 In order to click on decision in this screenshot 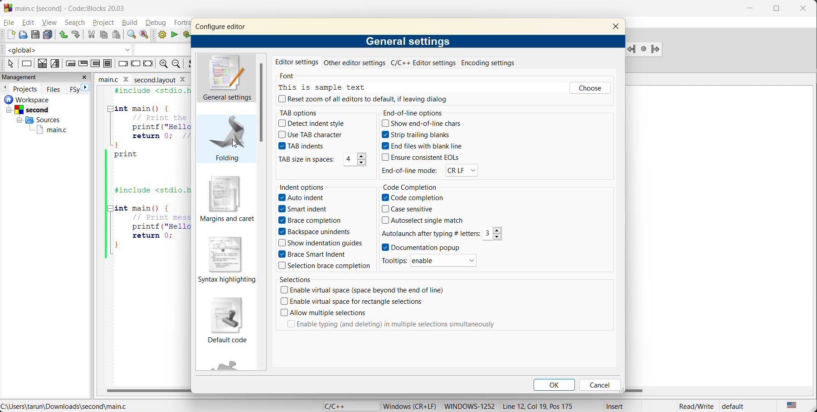, I will do `click(43, 63)`.